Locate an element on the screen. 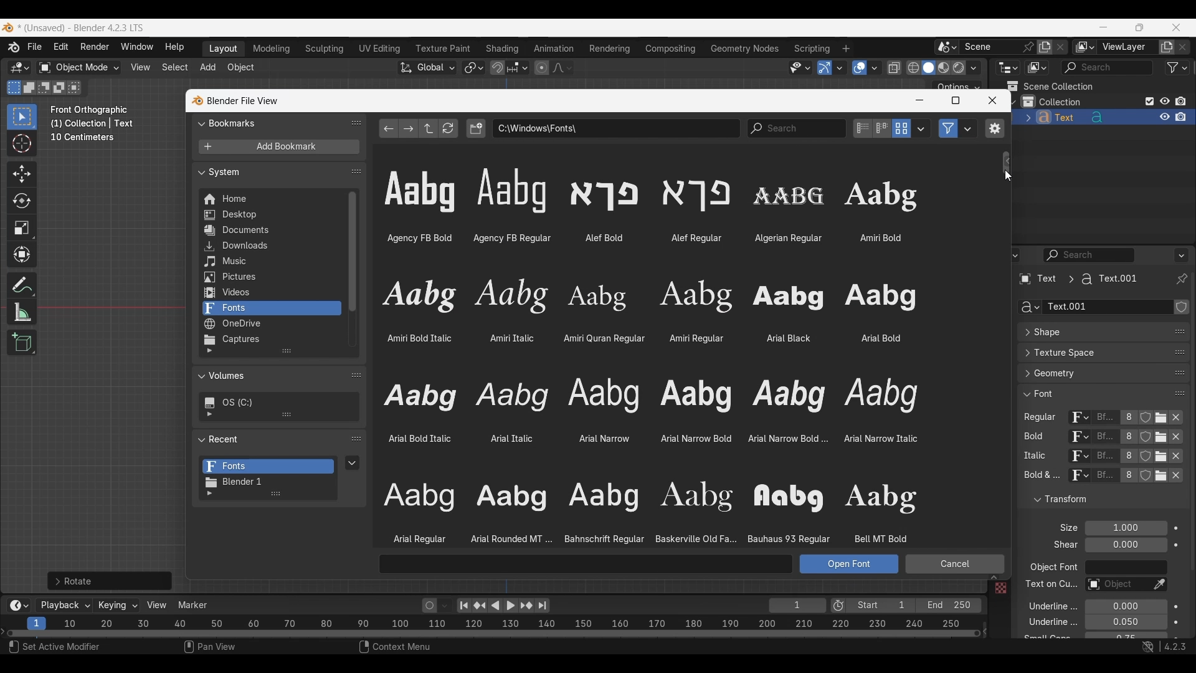 Image resolution: width=1196 pixels, height=673 pixels. blender file view is located at coordinates (241, 100).